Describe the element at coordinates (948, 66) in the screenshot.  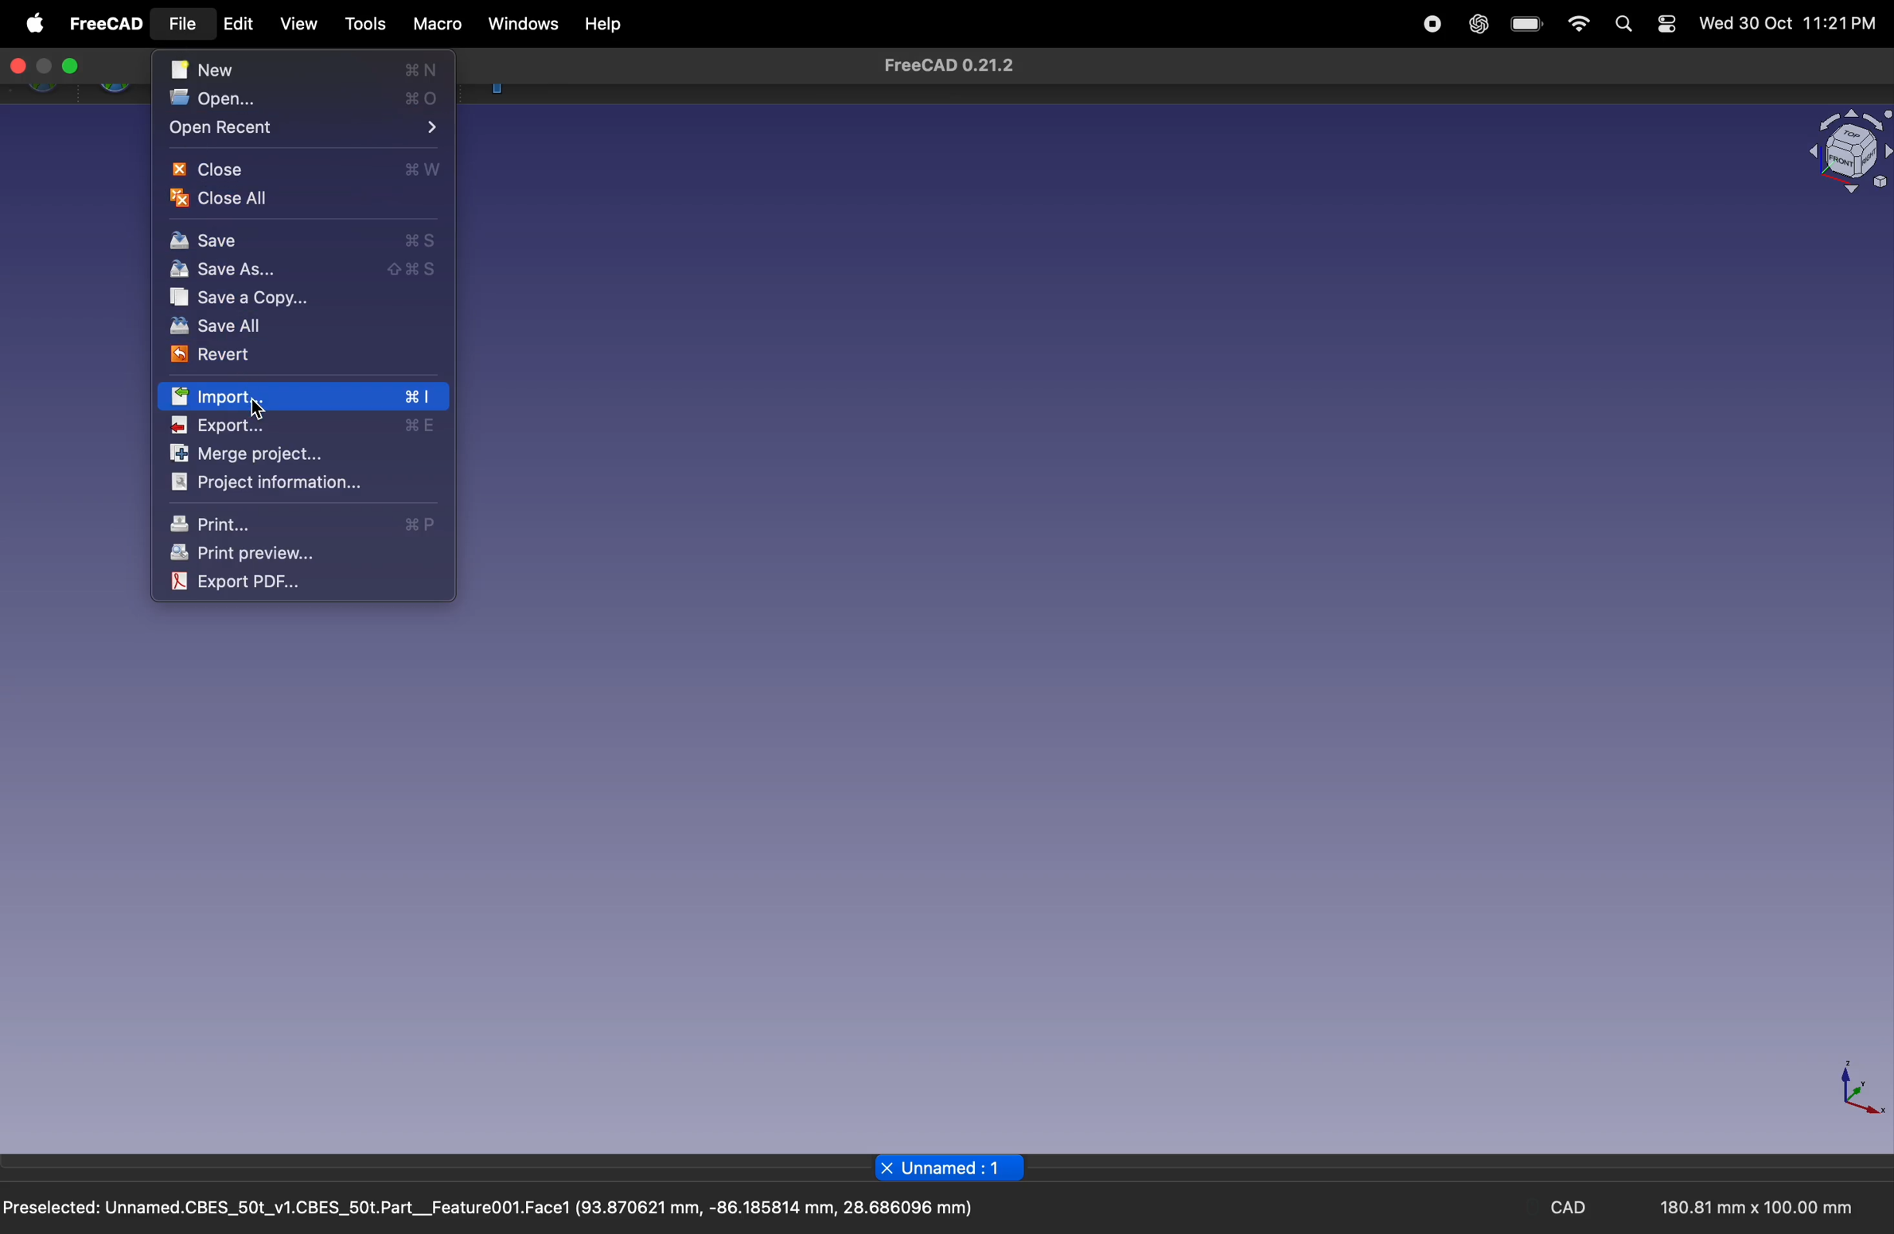
I see `FreeCAD 0.21.2` at that location.